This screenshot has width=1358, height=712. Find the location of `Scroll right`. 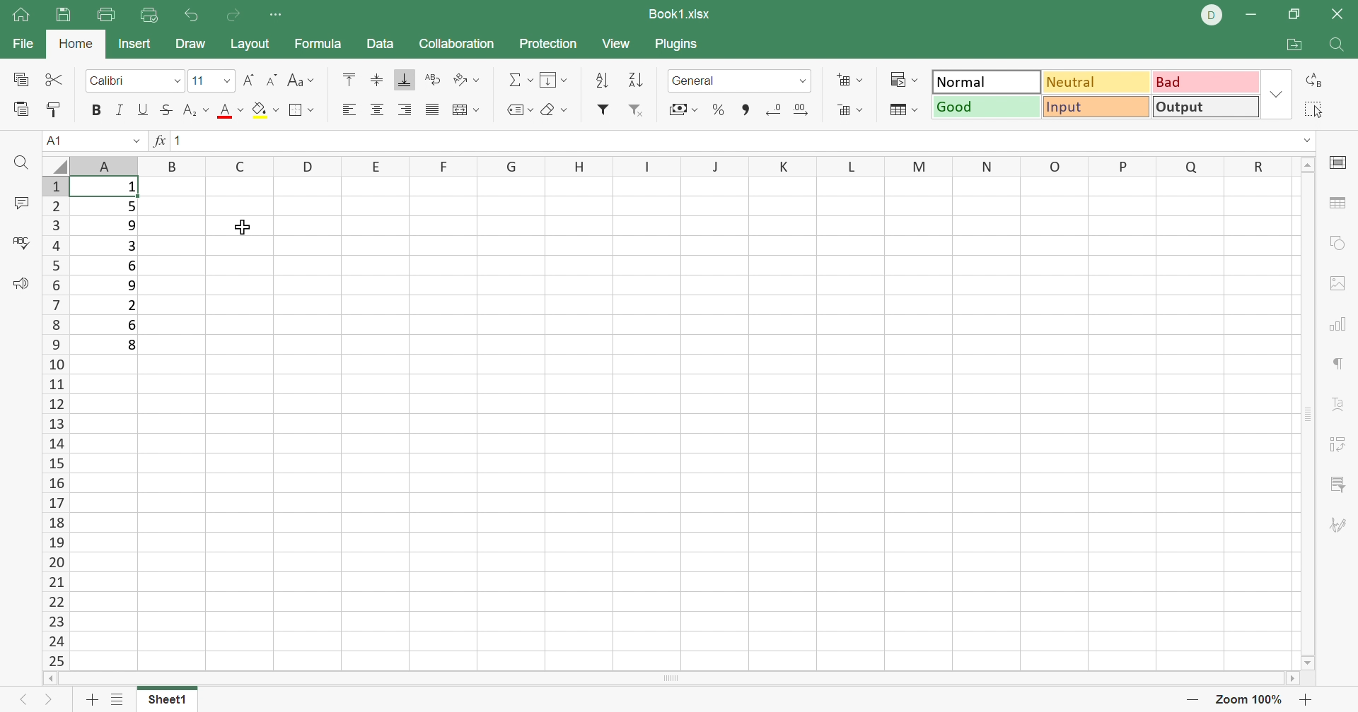

Scroll right is located at coordinates (1294, 678).